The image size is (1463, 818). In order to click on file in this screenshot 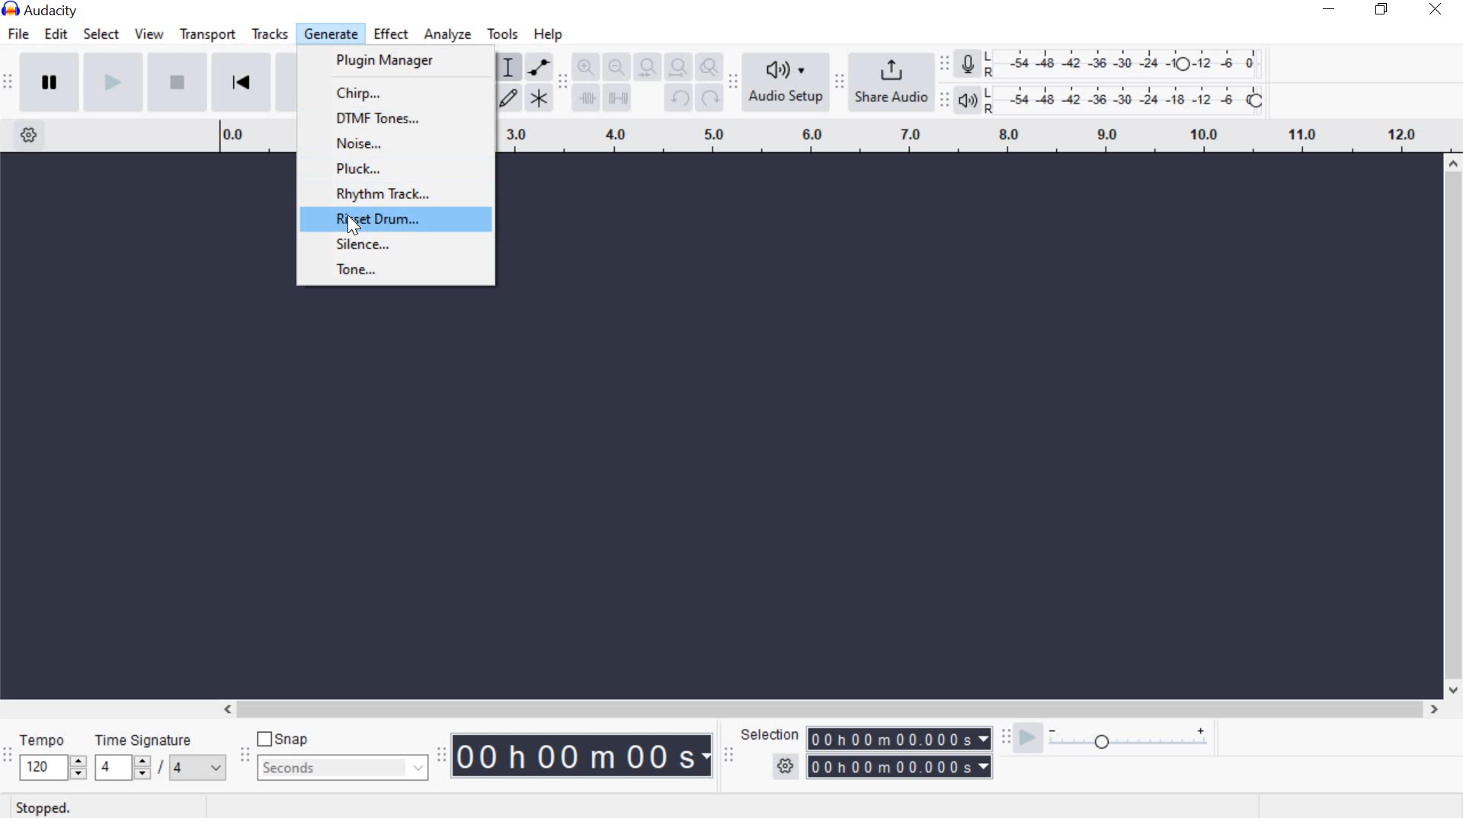, I will do `click(17, 35)`.